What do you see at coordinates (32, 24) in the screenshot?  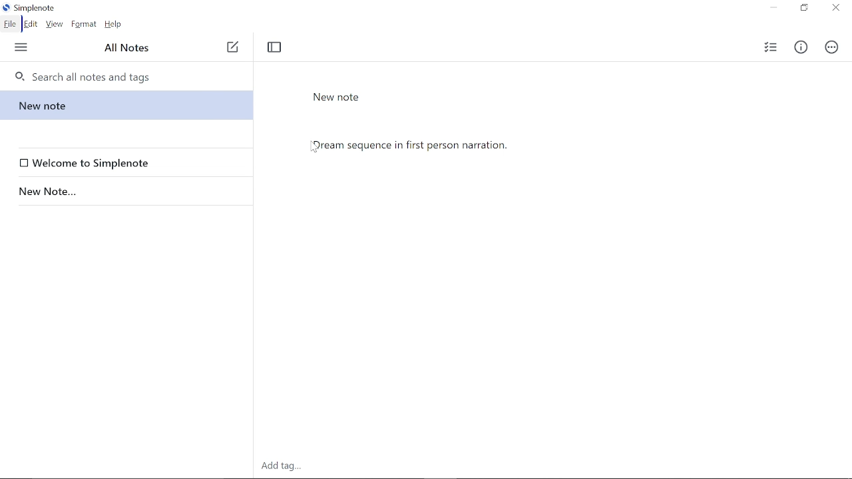 I see `Edit` at bounding box center [32, 24].